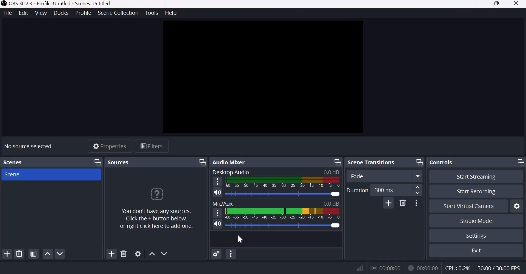  Describe the element at coordinates (57, 4) in the screenshot. I see `OBS 30.2.3 - Profile: Untitled - Scenes:  Untitled` at that location.